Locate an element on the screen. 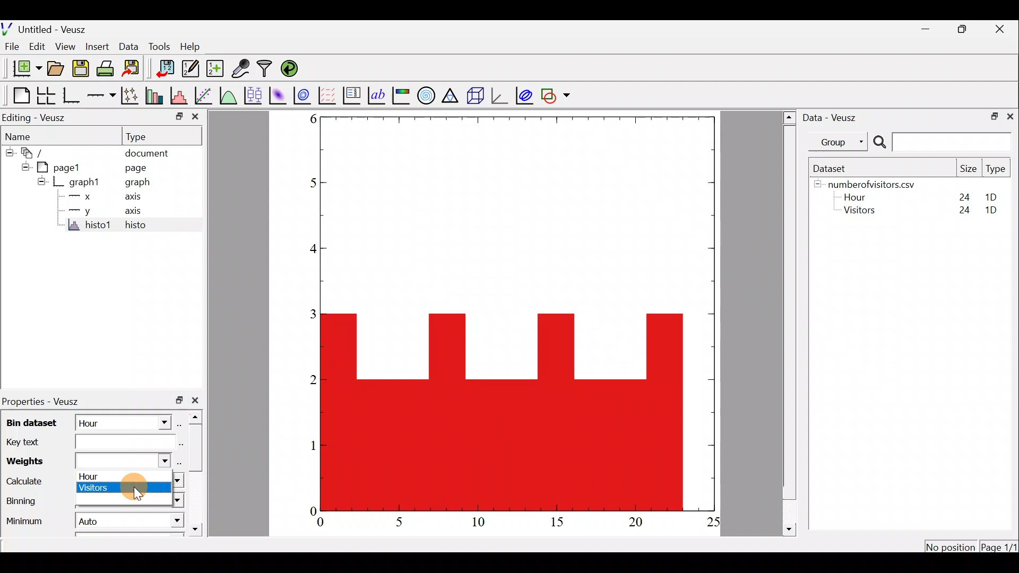  close is located at coordinates (195, 117).